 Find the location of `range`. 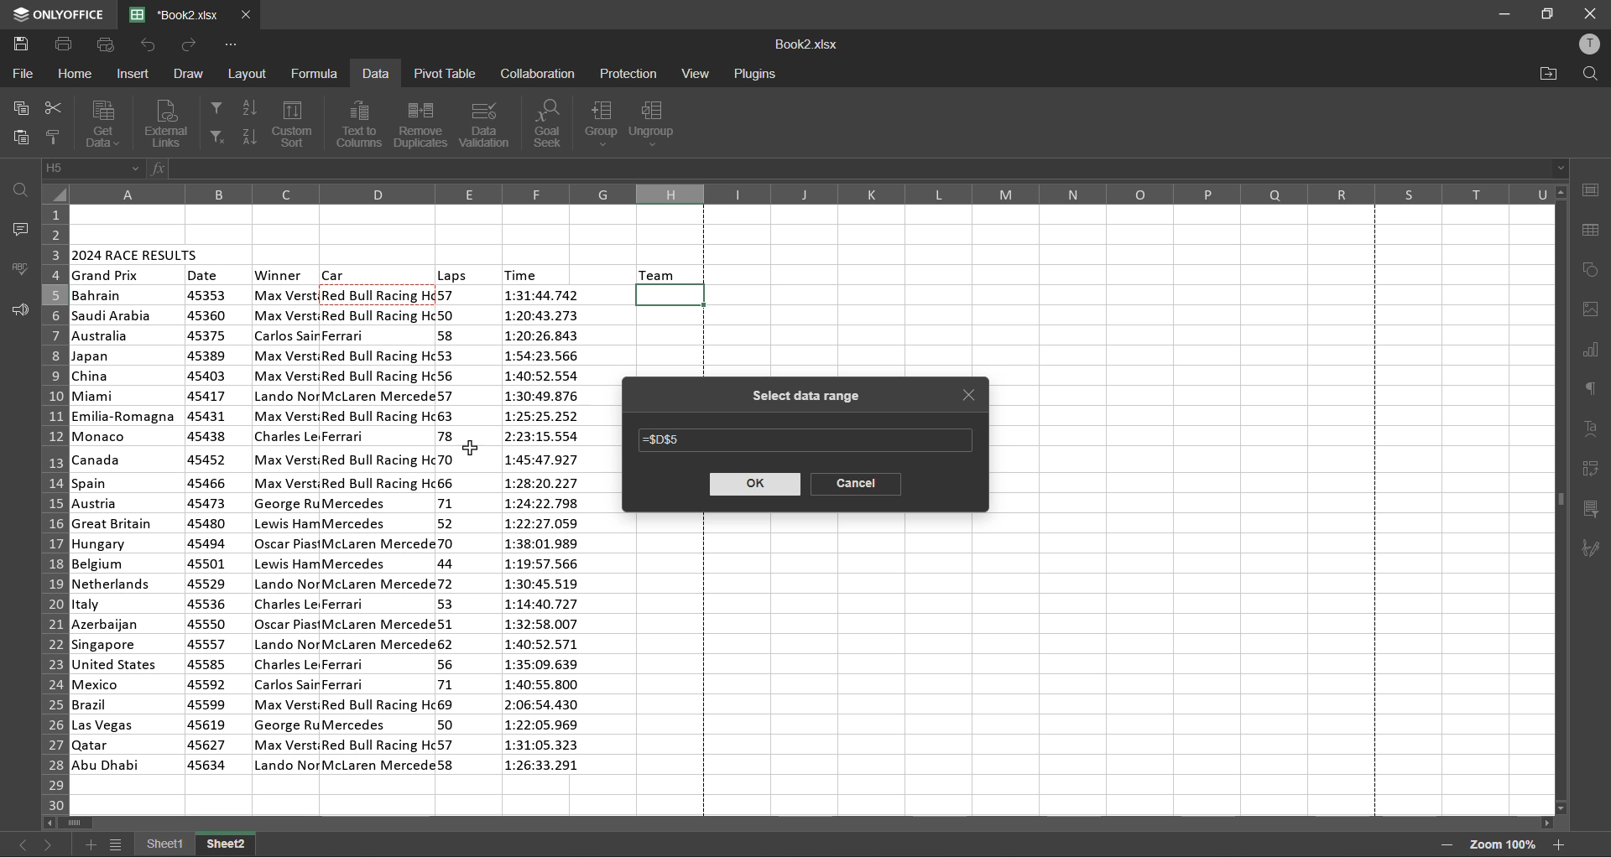

range is located at coordinates (667, 443).